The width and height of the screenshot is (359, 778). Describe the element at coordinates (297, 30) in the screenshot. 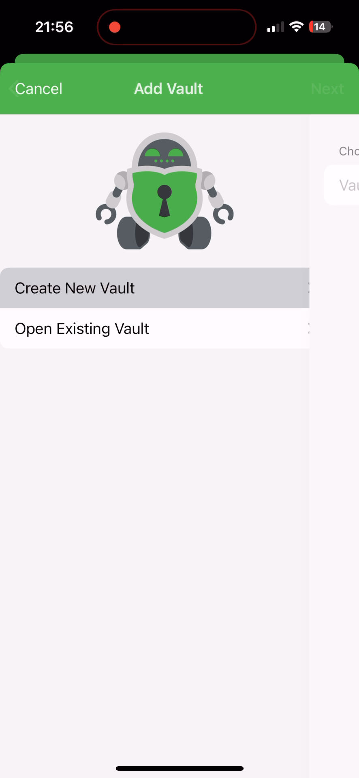

I see `wi-fi` at that location.